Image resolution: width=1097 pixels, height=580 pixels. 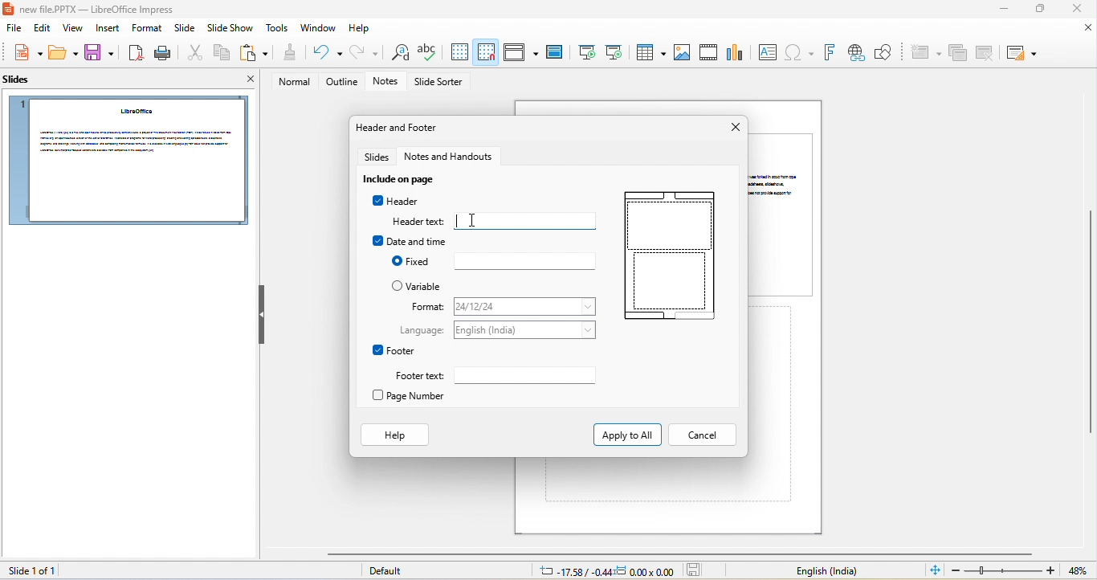 What do you see at coordinates (419, 286) in the screenshot?
I see `variable` at bounding box center [419, 286].